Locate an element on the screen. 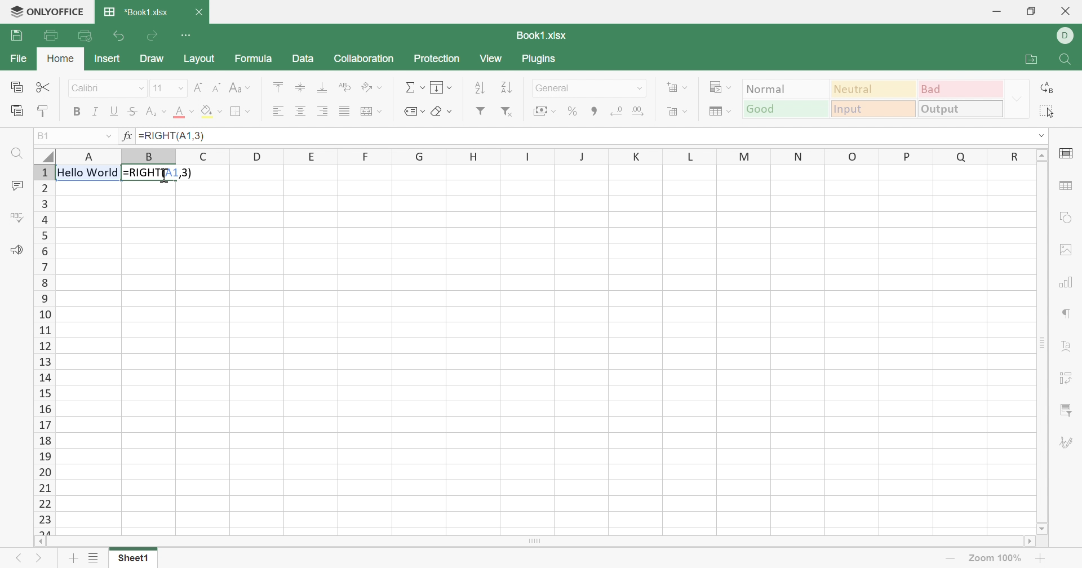 This screenshot has width=1082, height=568. Zoom out is located at coordinates (950, 556).